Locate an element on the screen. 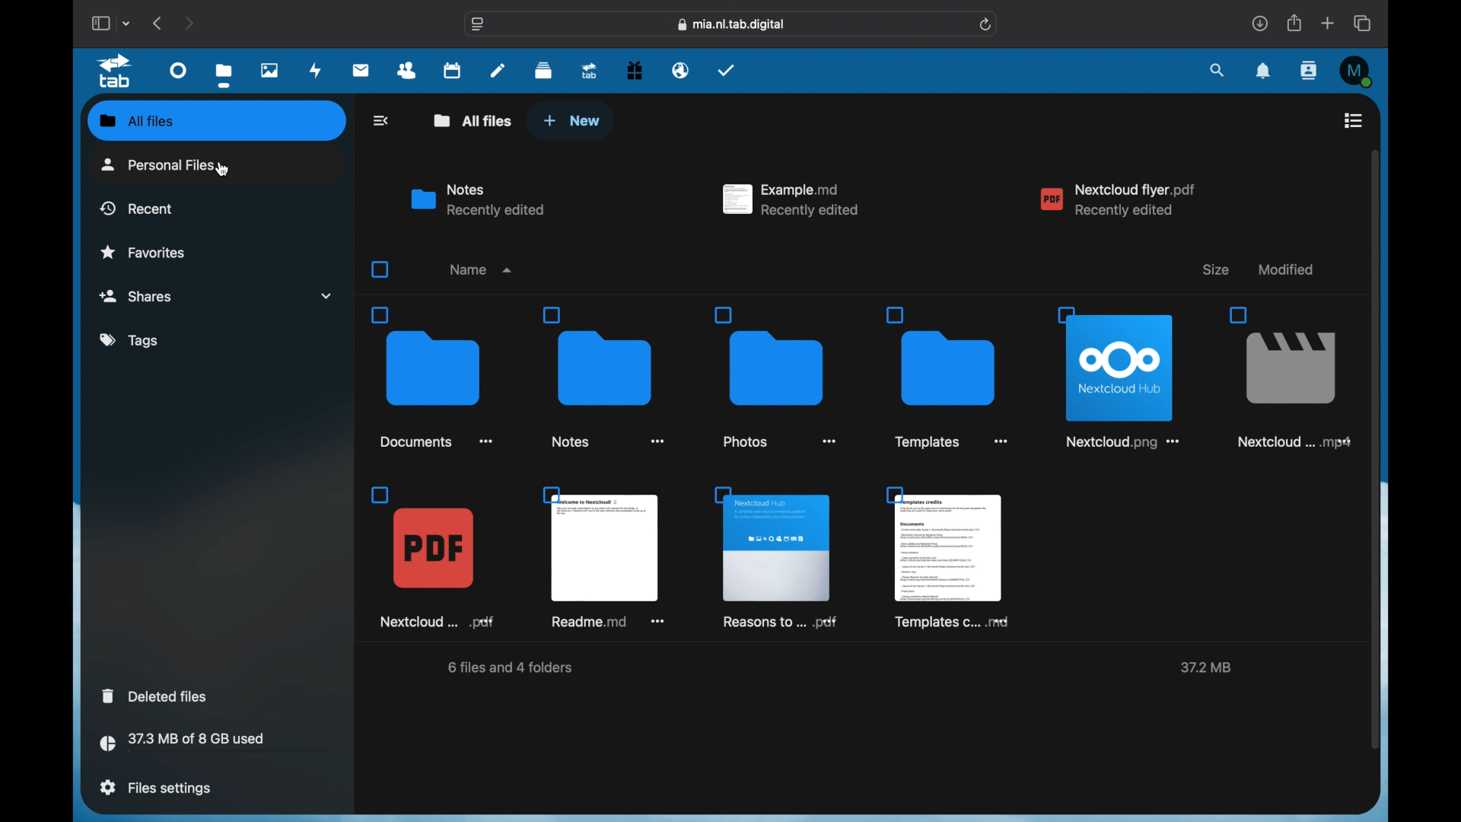 The image size is (1461, 822). contacts is located at coordinates (407, 71).